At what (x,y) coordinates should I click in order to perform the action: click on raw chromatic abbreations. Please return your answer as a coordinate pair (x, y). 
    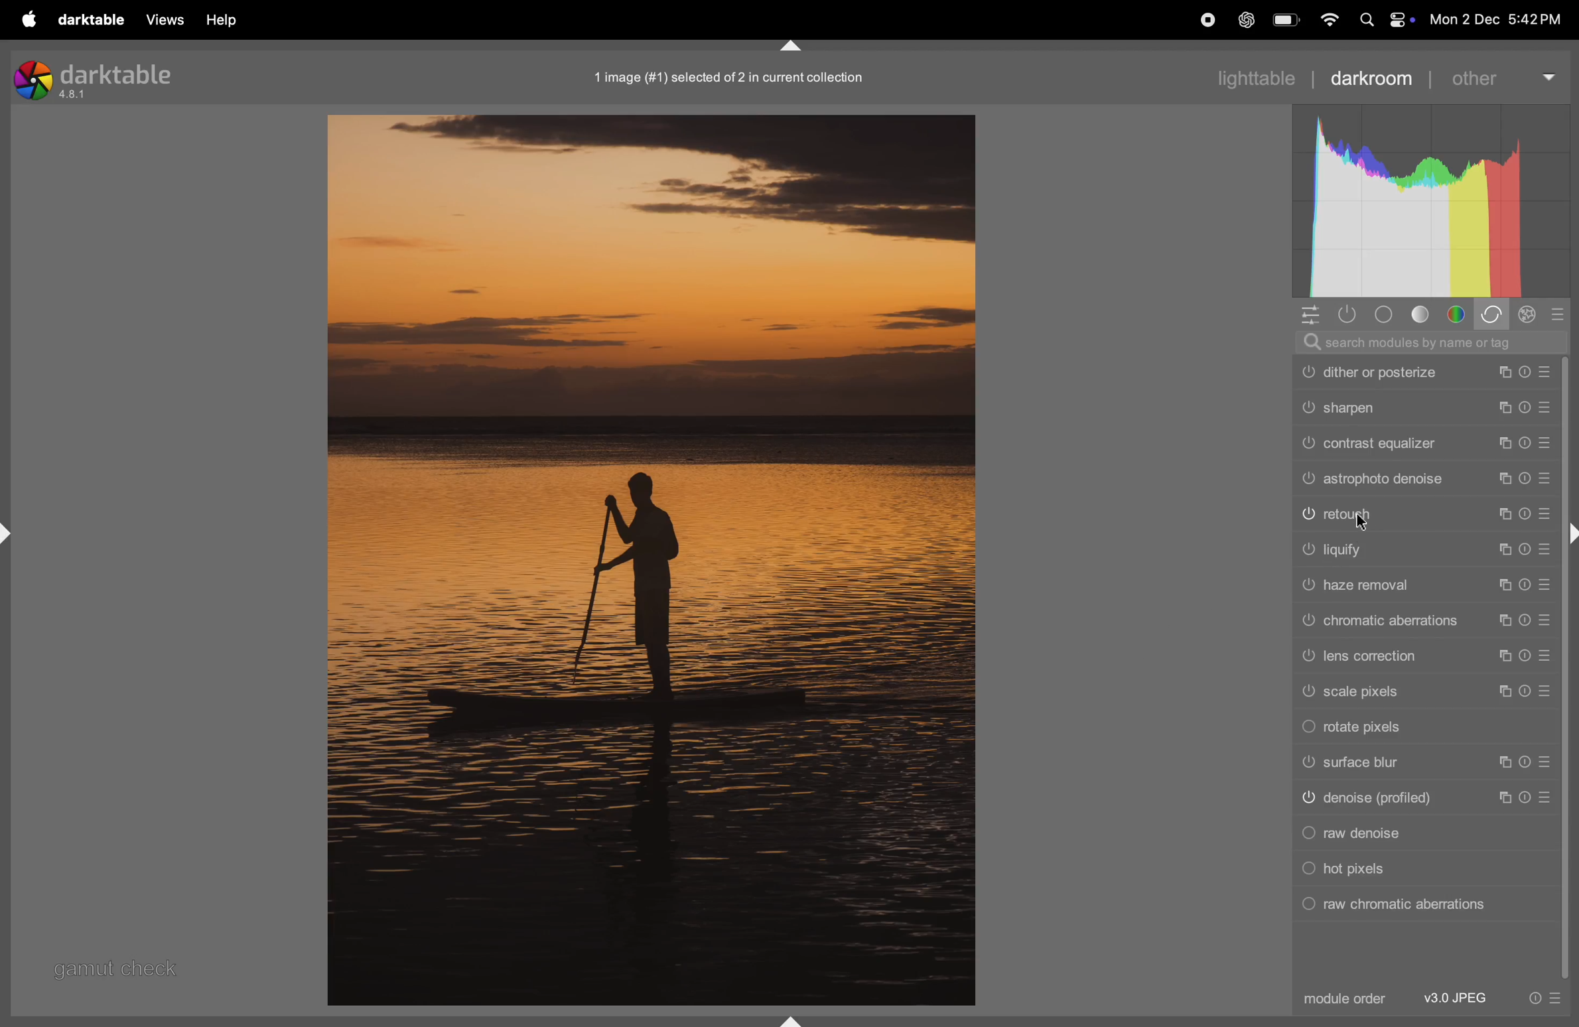
    Looking at the image, I should click on (1416, 905).